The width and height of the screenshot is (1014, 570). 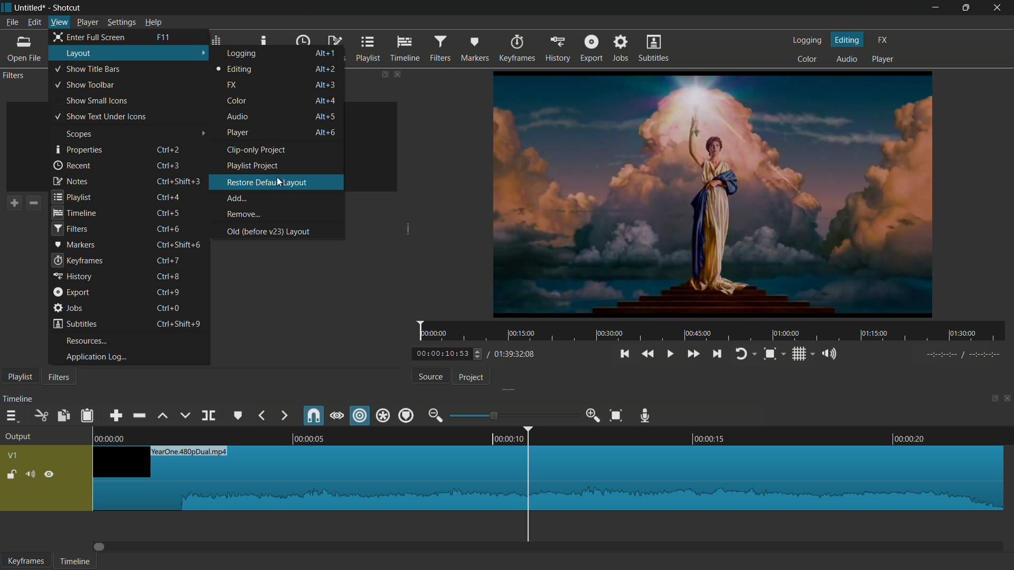 What do you see at coordinates (848, 39) in the screenshot?
I see `editing` at bounding box center [848, 39].